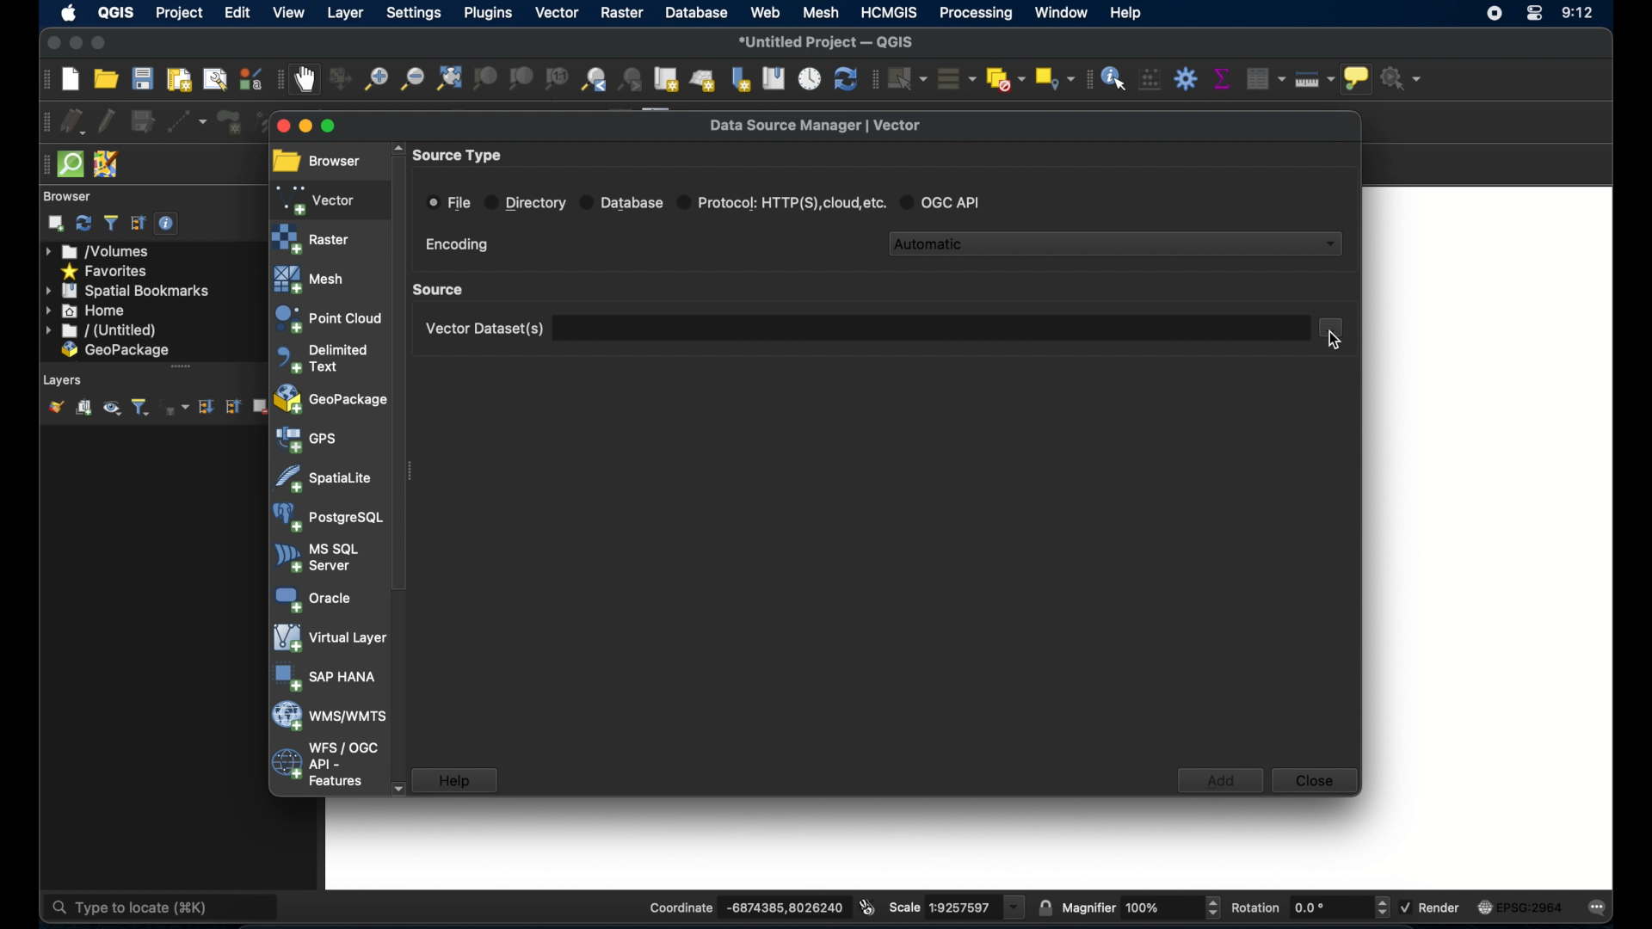  What do you see at coordinates (1220, 780) in the screenshot?
I see `add` at bounding box center [1220, 780].